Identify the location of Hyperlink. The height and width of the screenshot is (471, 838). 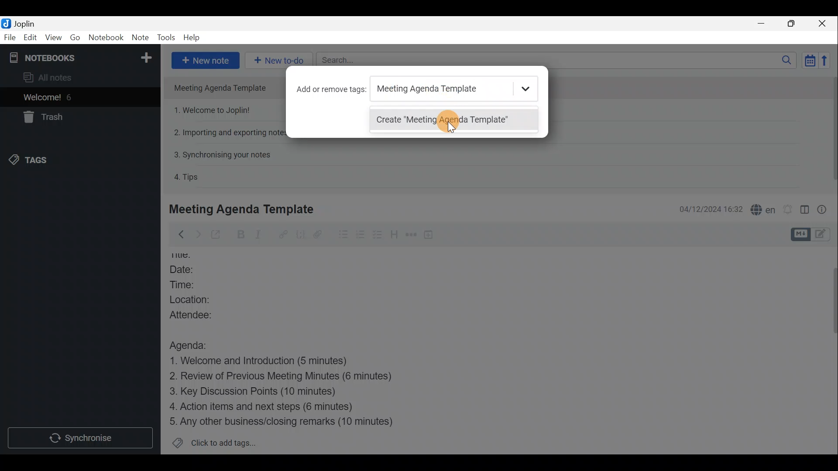
(284, 234).